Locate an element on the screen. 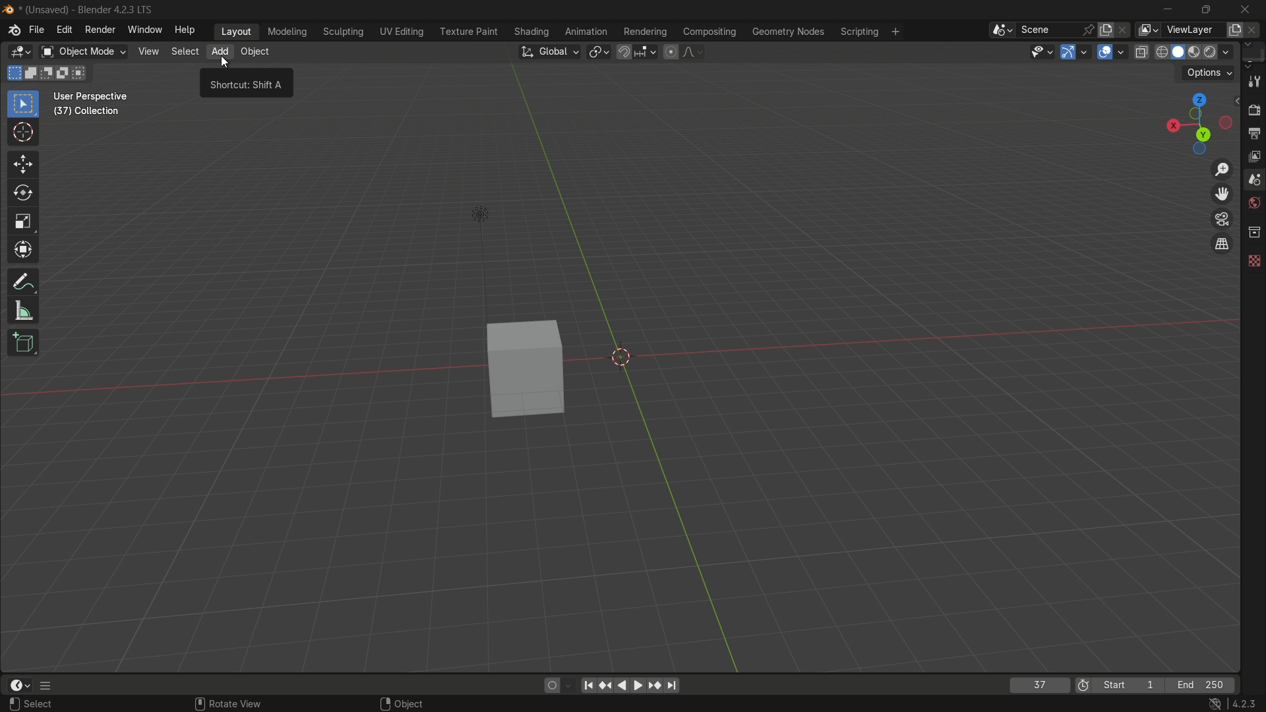  object is located at coordinates (410, 702).